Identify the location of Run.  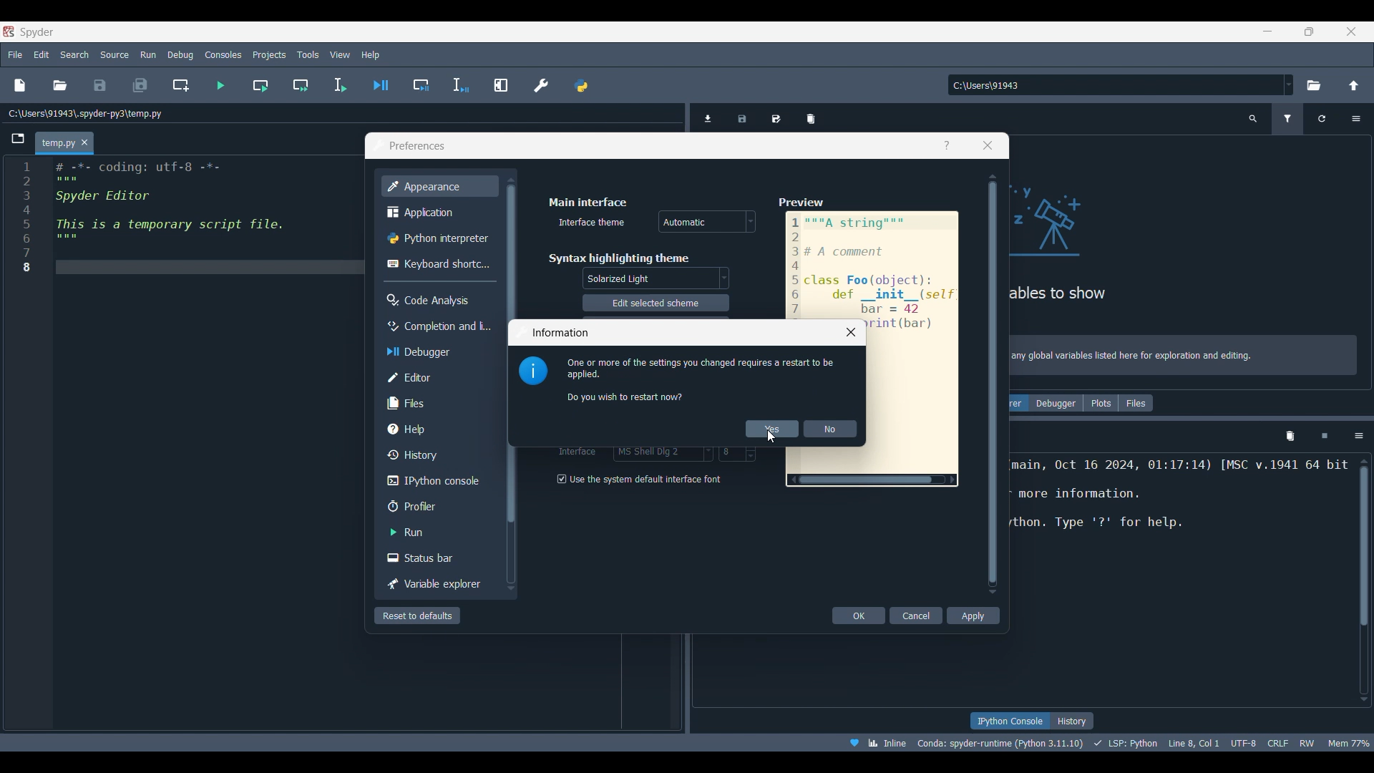
(438, 532).